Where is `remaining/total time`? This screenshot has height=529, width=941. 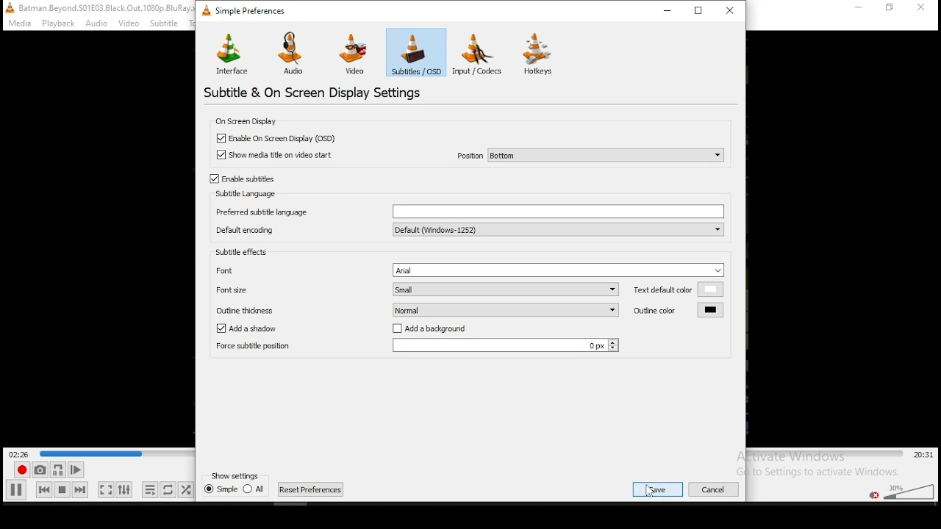
remaining/total time is located at coordinates (924, 455).